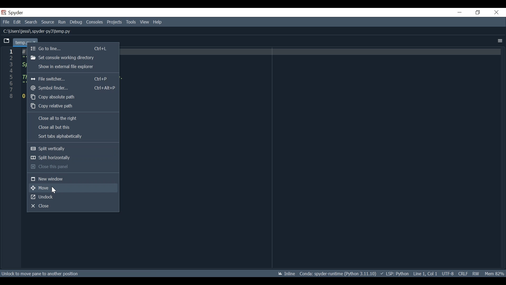  I want to click on Debug, so click(76, 22).